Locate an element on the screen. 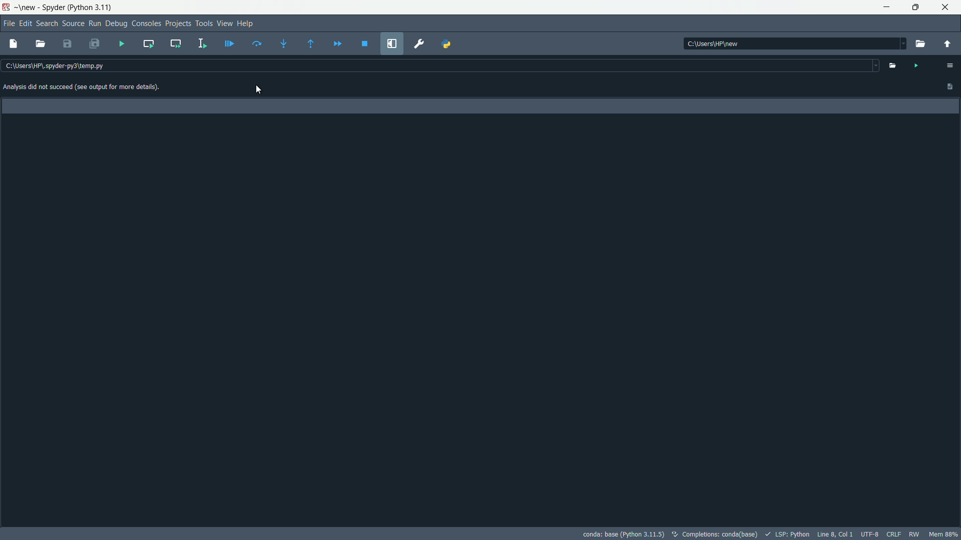  file encoding is located at coordinates (869, 533).